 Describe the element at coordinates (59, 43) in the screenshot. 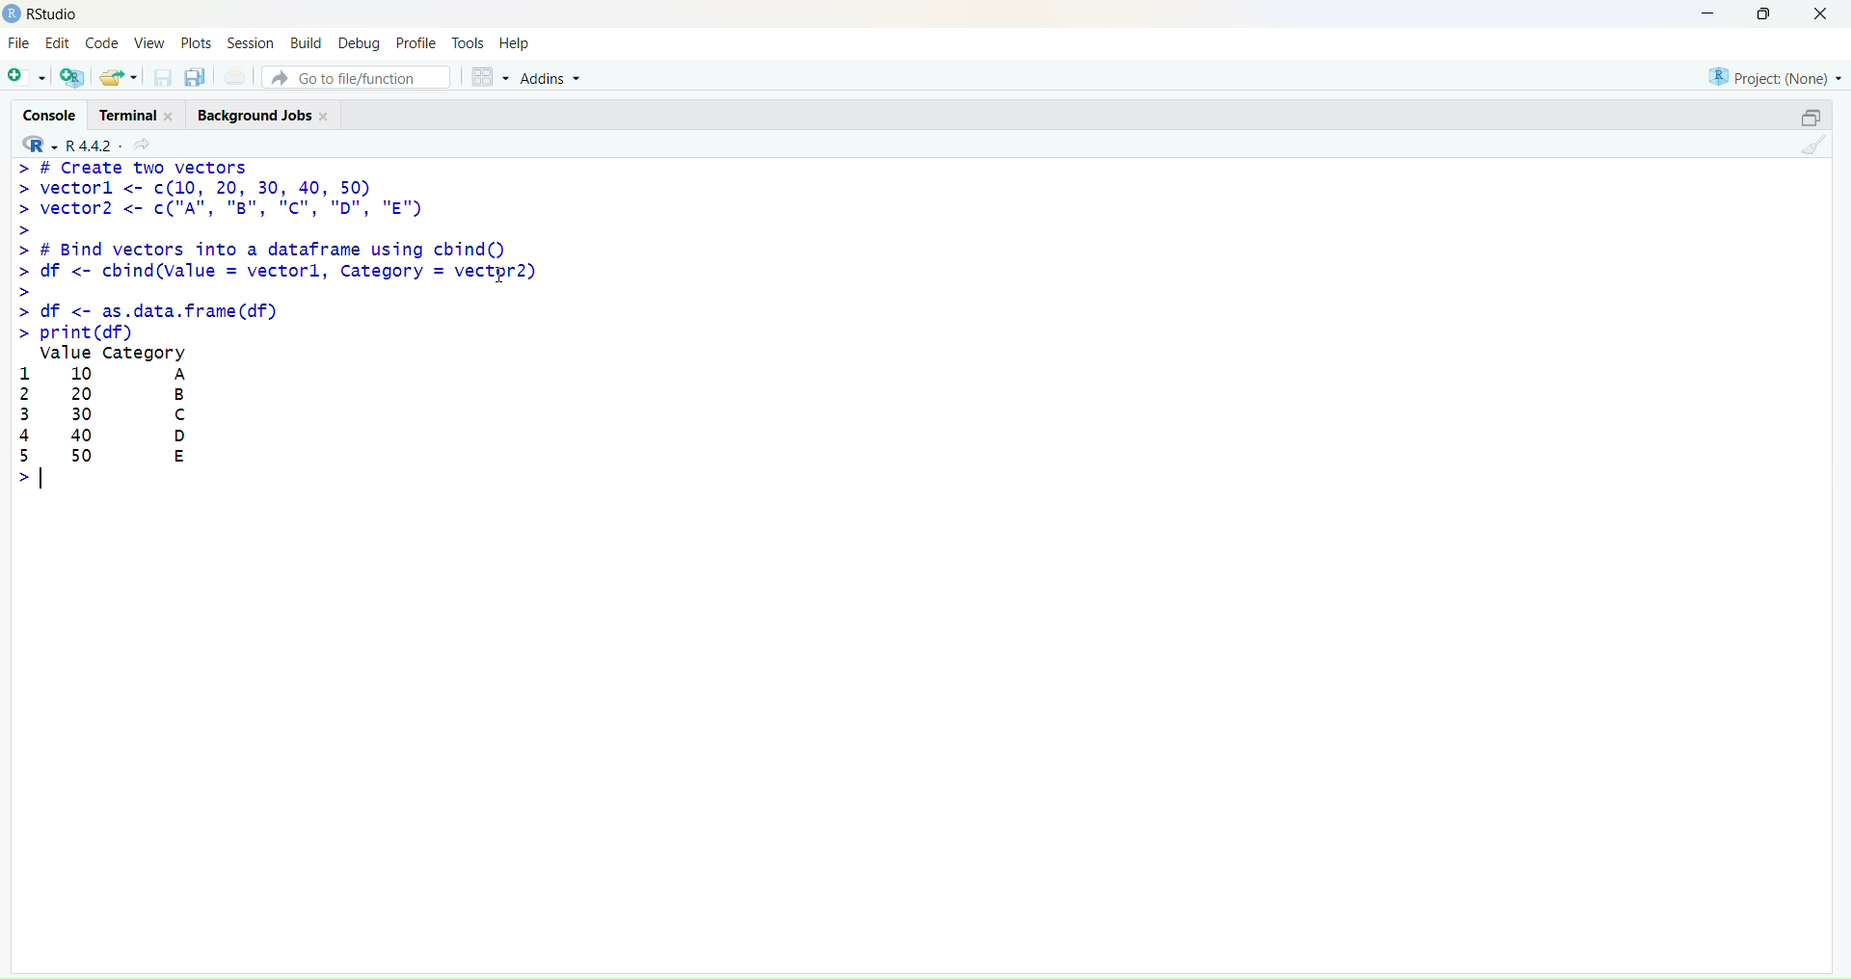

I see `Edit` at that location.